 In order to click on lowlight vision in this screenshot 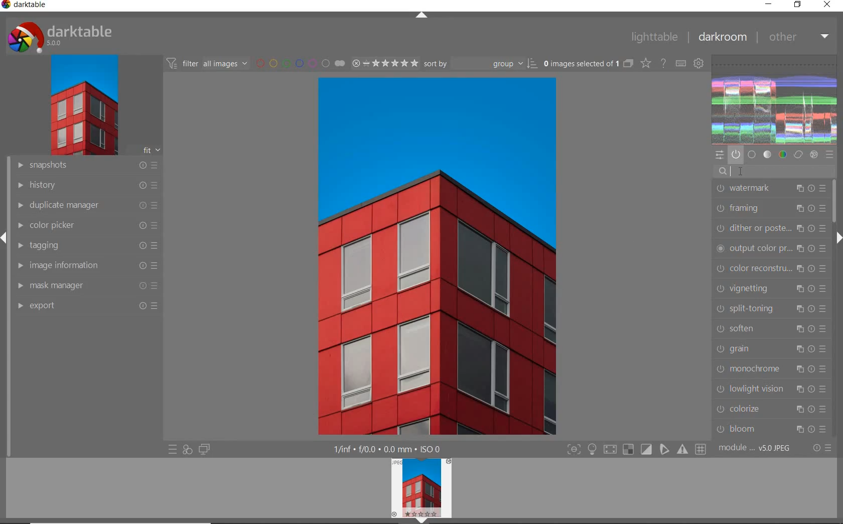, I will do `click(771, 388)`.